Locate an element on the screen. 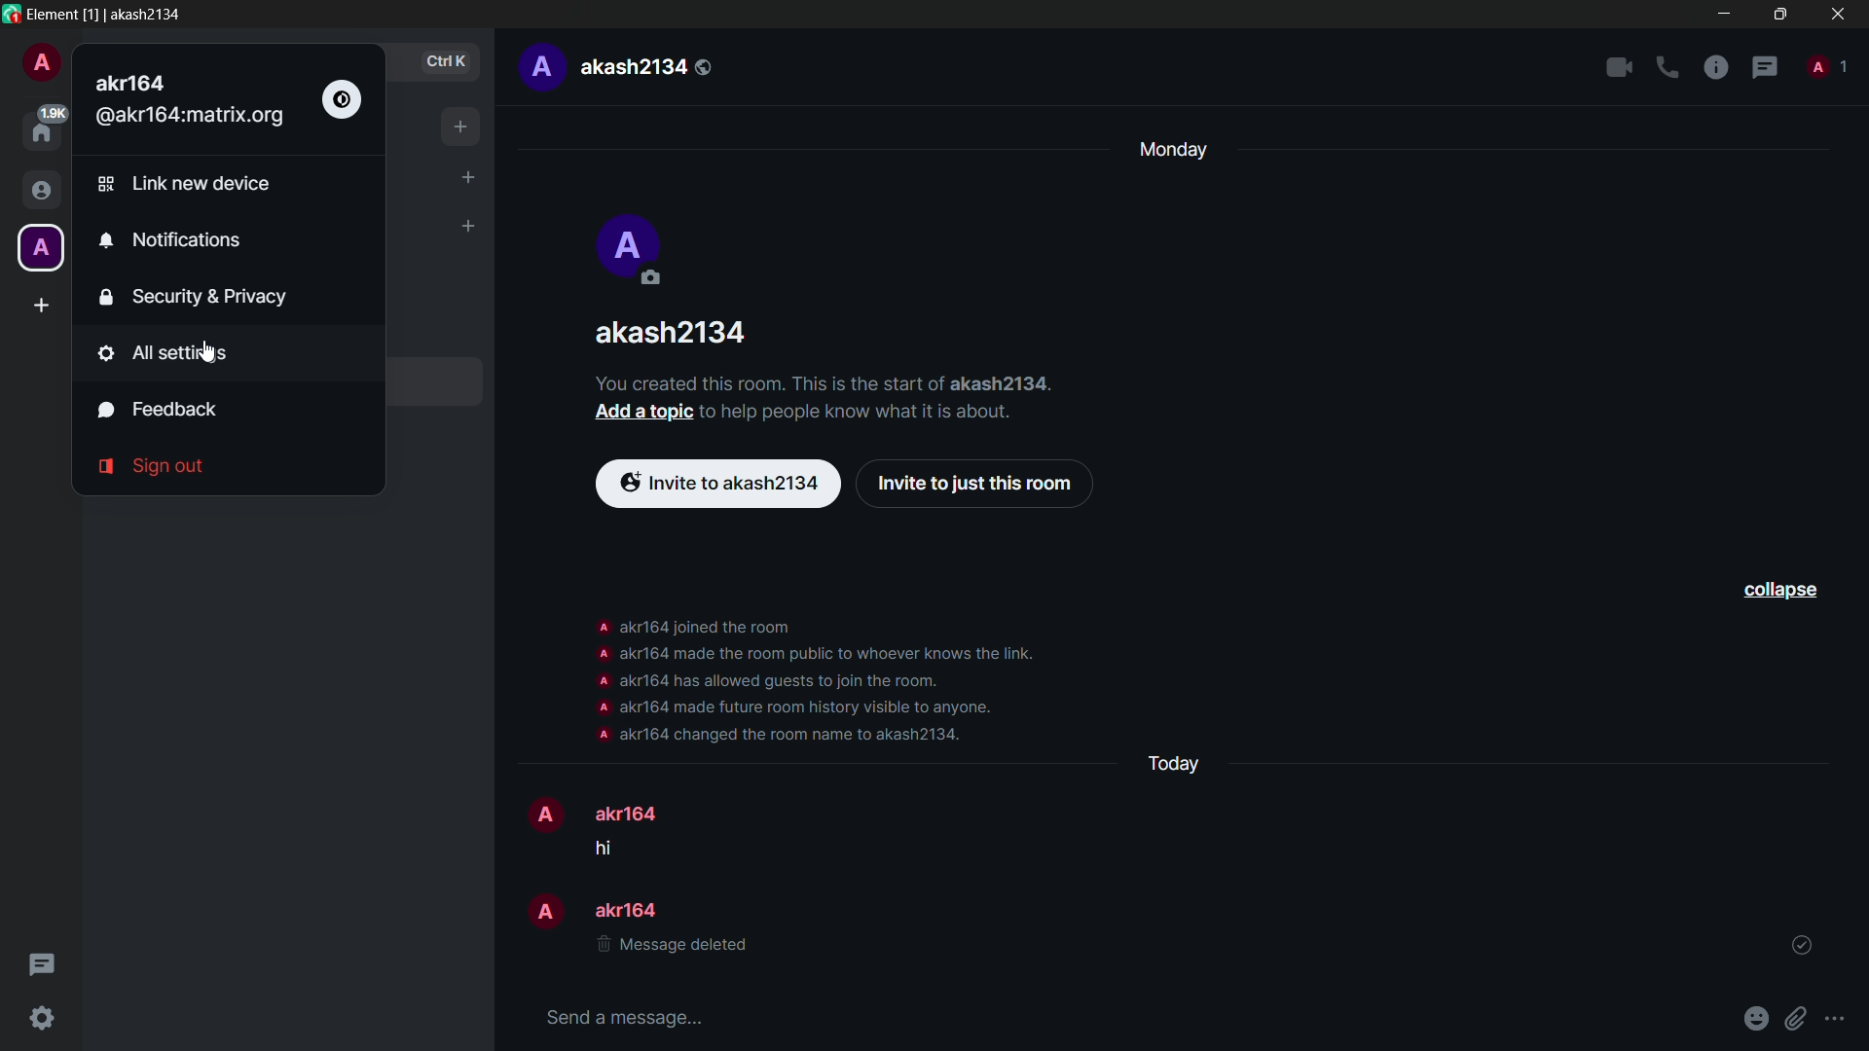 The height and width of the screenshot is (1051, 1869). invite to just this room is located at coordinates (977, 487).